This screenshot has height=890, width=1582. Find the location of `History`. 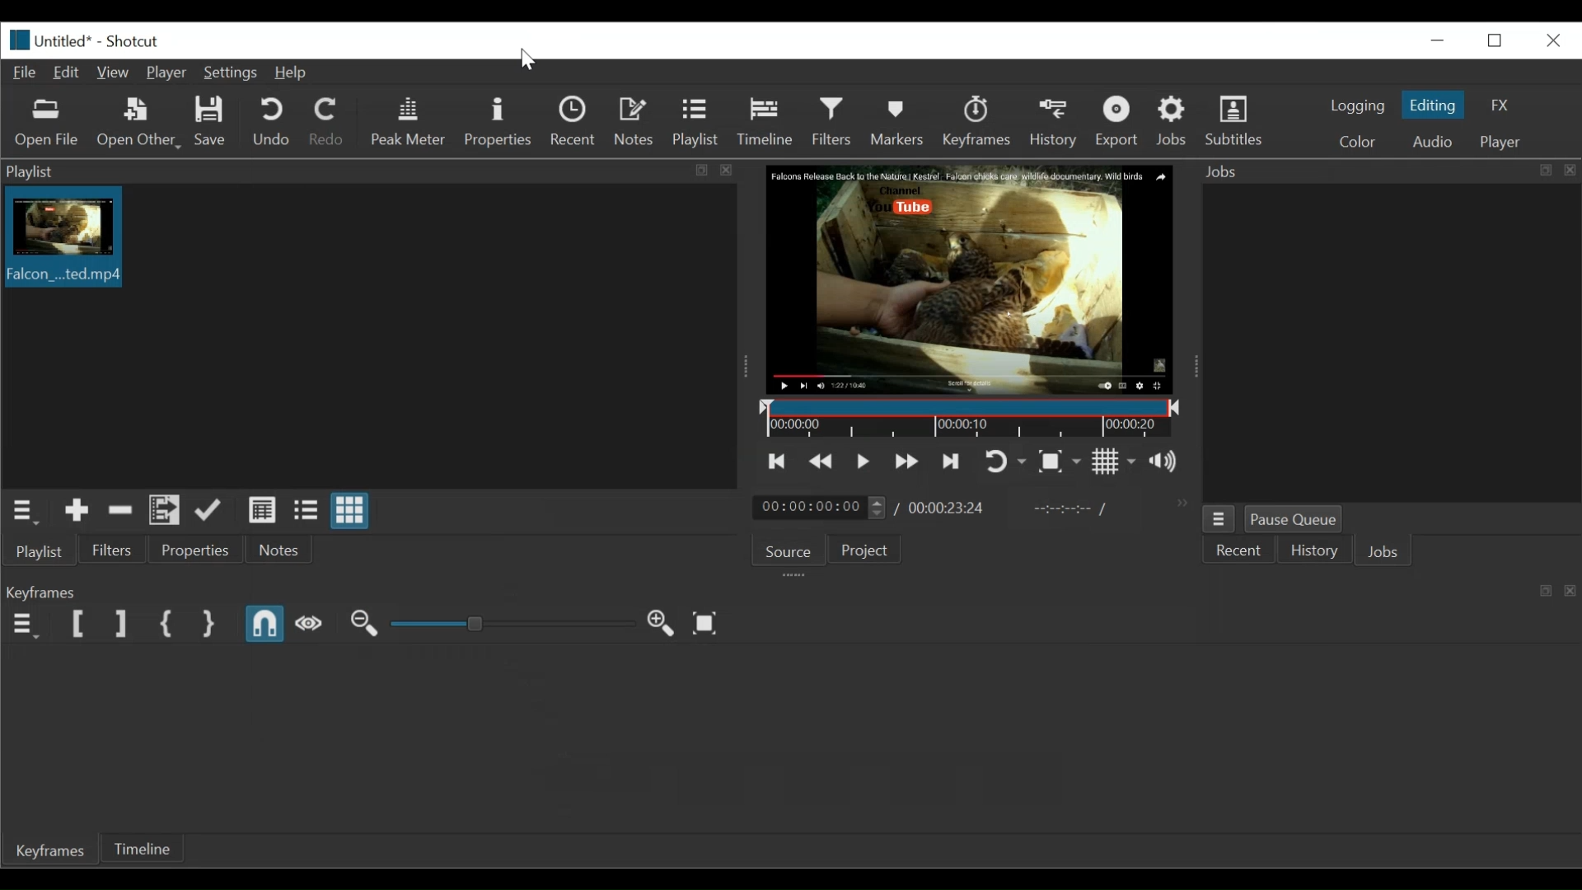

History is located at coordinates (1055, 124).